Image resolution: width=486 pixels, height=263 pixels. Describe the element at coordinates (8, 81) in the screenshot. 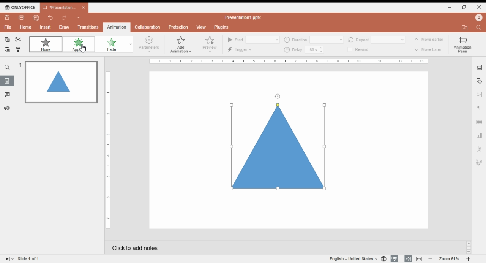

I see `slides` at that location.